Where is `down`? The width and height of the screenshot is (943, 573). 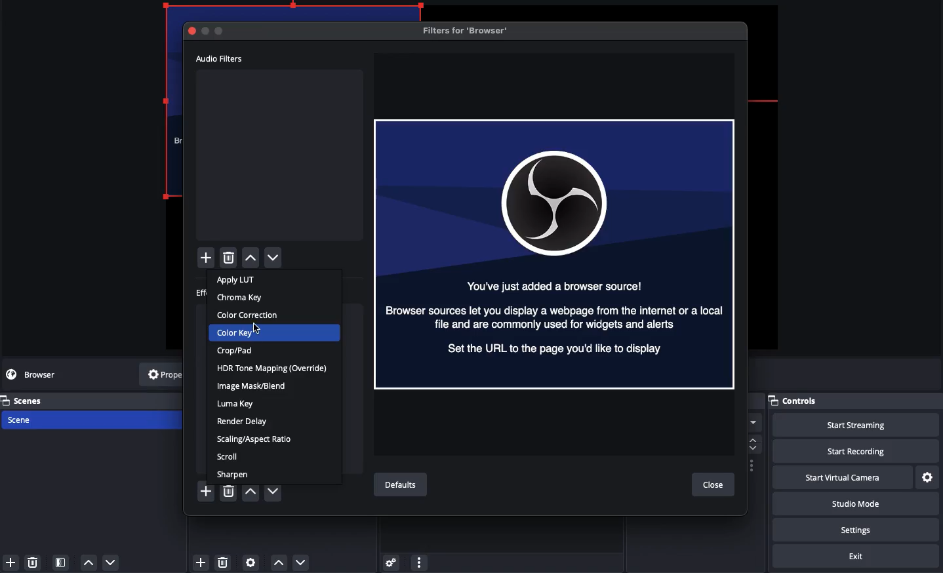
down is located at coordinates (273, 490).